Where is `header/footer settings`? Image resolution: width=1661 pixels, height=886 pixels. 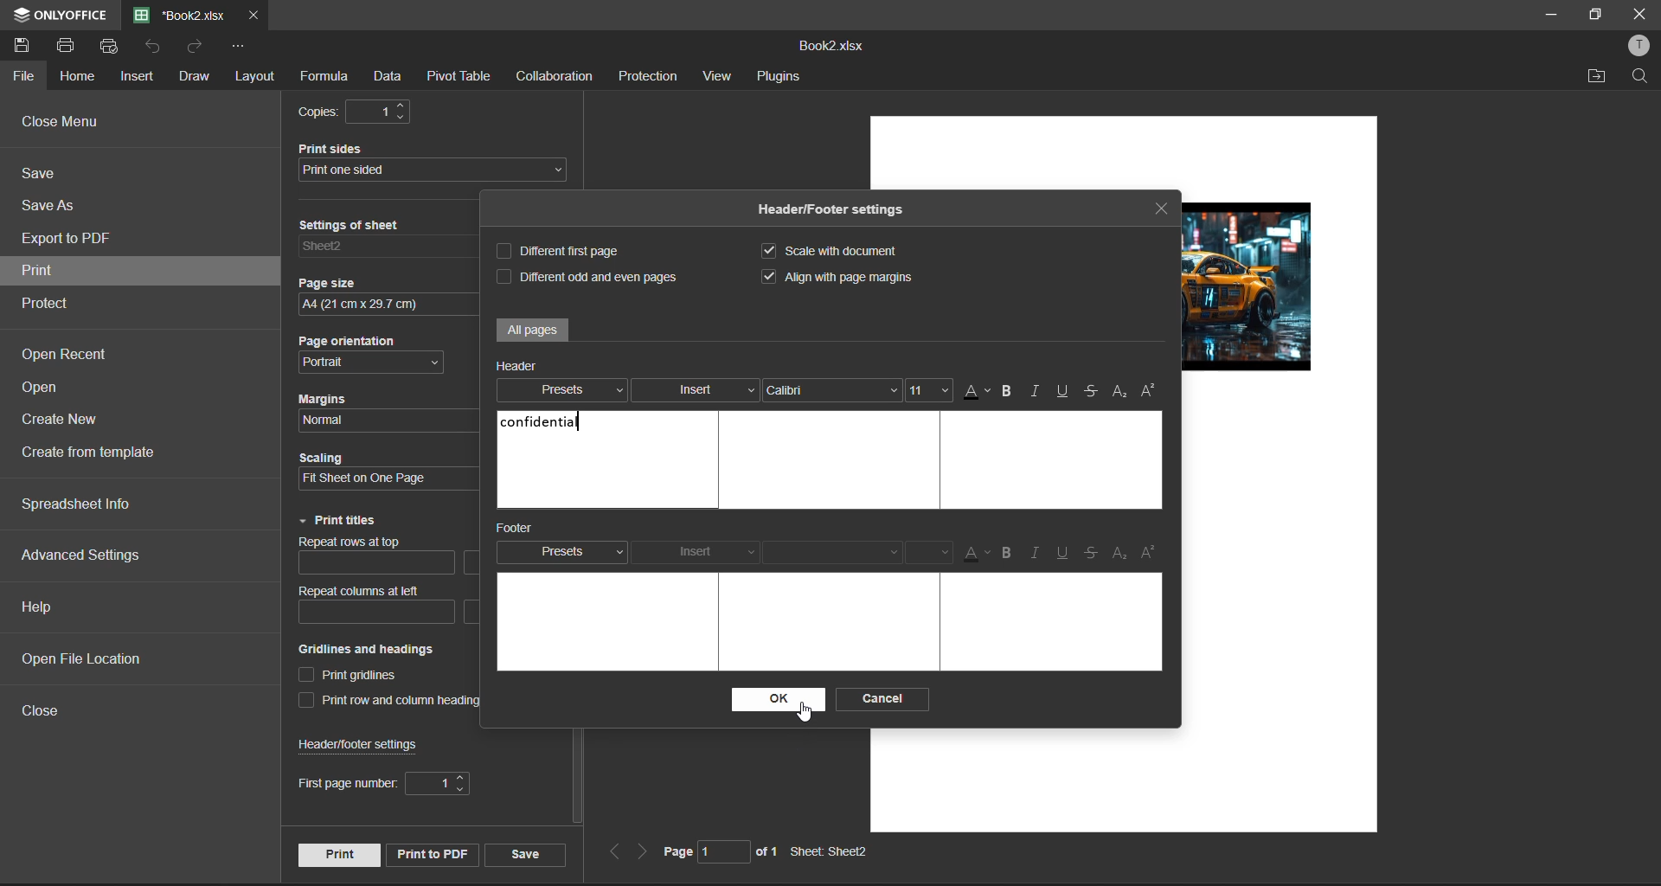
header/footer settings is located at coordinates (368, 744).